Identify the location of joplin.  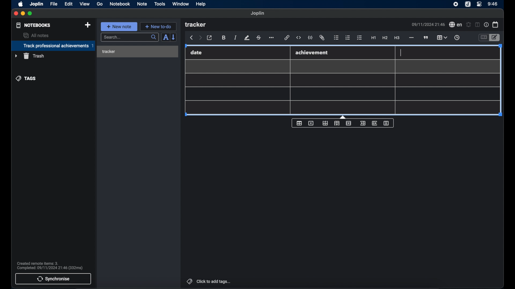
(37, 4).